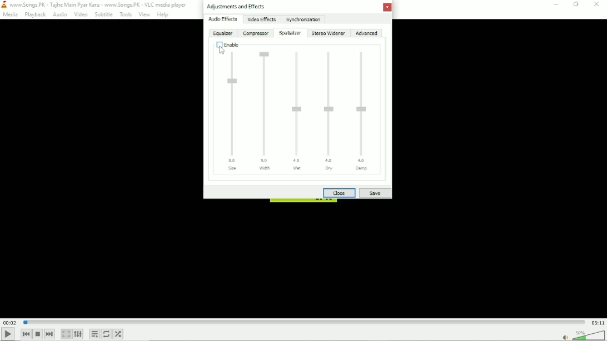 The height and width of the screenshot is (341, 607). Describe the element at coordinates (223, 52) in the screenshot. I see `Cursor` at that location.